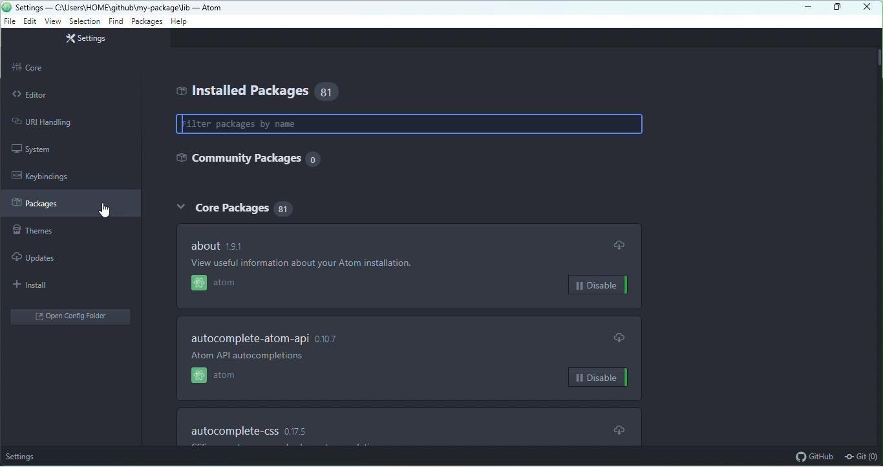  What do you see at coordinates (40, 149) in the screenshot?
I see `system` at bounding box center [40, 149].